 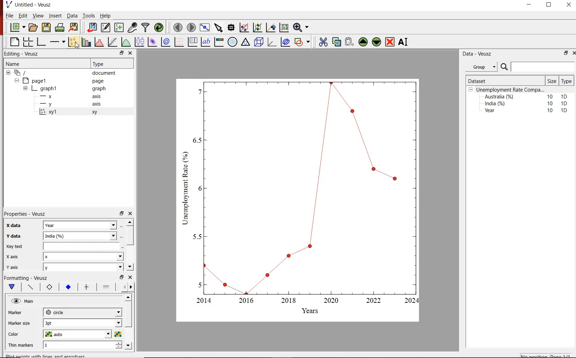 What do you see at coordinates (145, 27) in the screenshot?
I see `filter data` at bounding box center [145, 27].